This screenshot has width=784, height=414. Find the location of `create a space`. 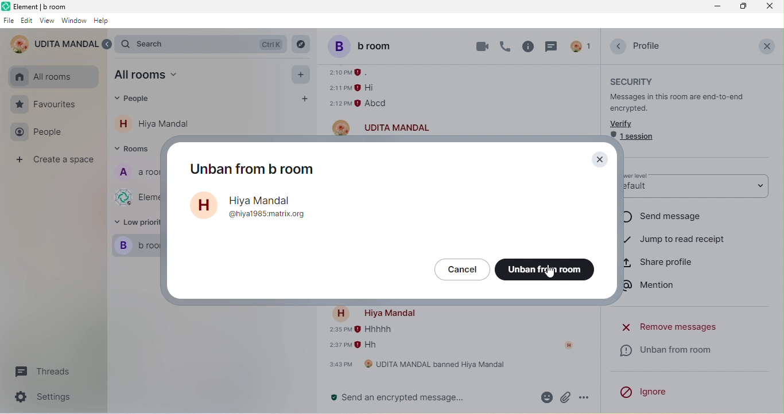

create a space is located at coordinates (57, 161).